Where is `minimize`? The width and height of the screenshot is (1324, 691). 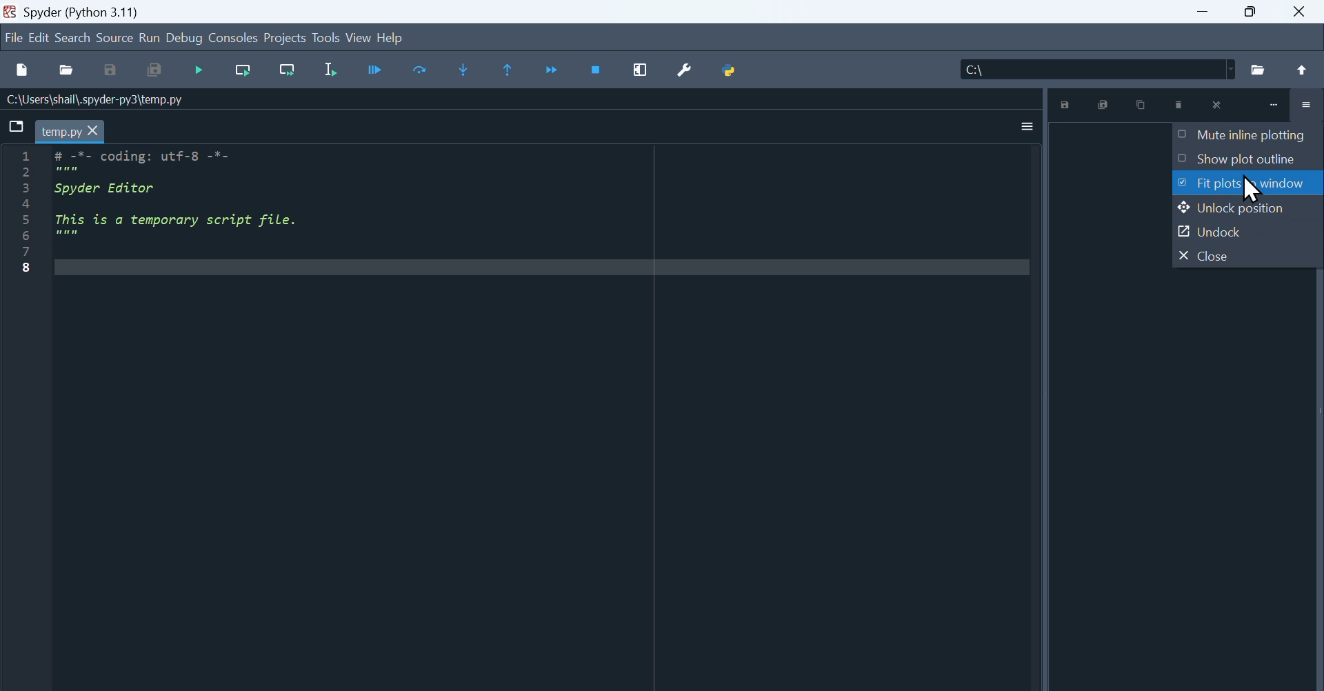 minimize is located at coordinates (1275, 106).